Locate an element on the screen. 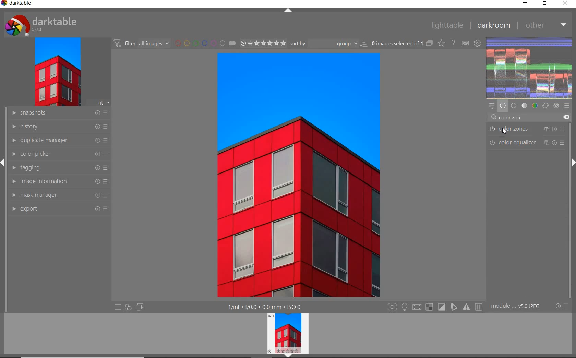  mask manager is located at coordinates (59, 195).